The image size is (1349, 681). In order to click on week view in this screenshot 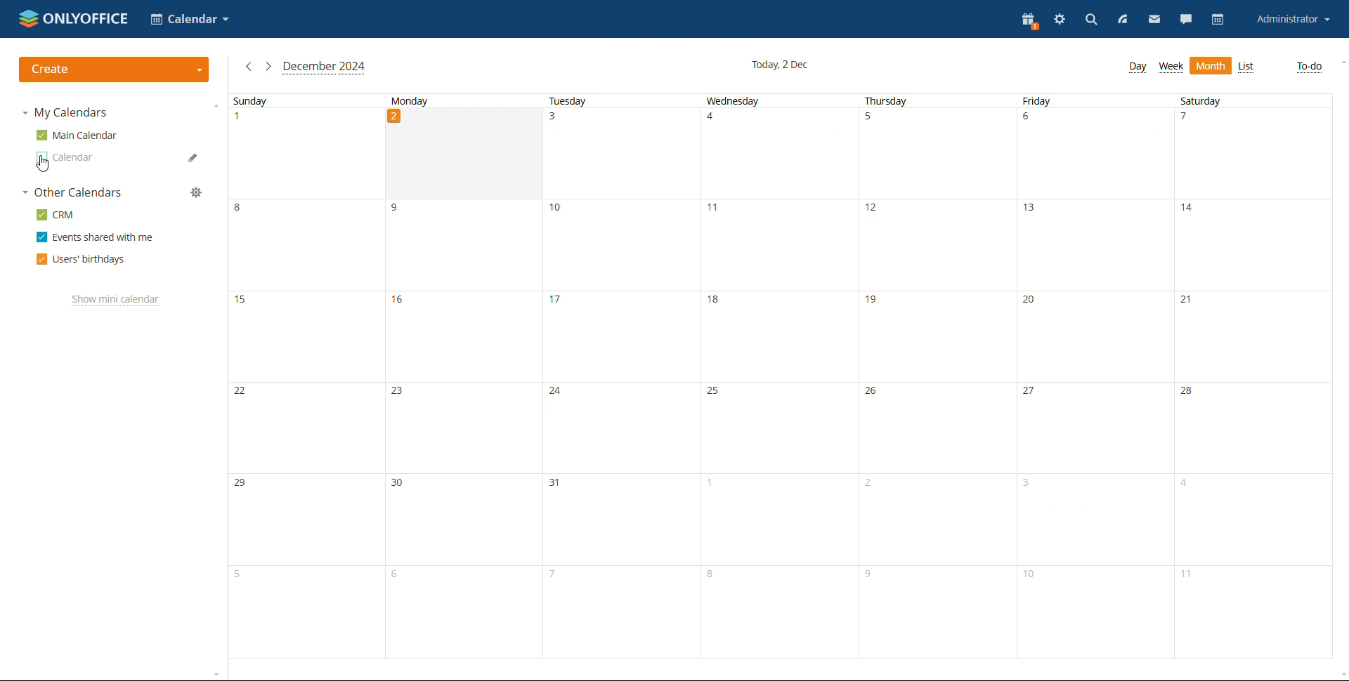, I will do `click(1171, 67)`.